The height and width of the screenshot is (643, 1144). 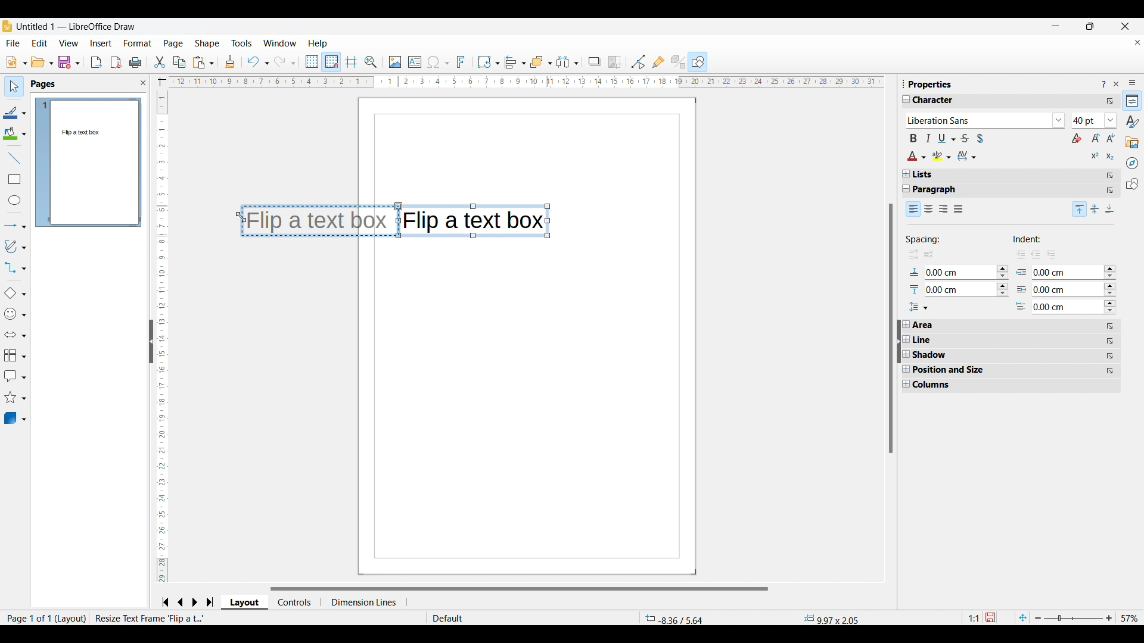 I want to click on Shapes, current selection, so click(x=698, y=62).